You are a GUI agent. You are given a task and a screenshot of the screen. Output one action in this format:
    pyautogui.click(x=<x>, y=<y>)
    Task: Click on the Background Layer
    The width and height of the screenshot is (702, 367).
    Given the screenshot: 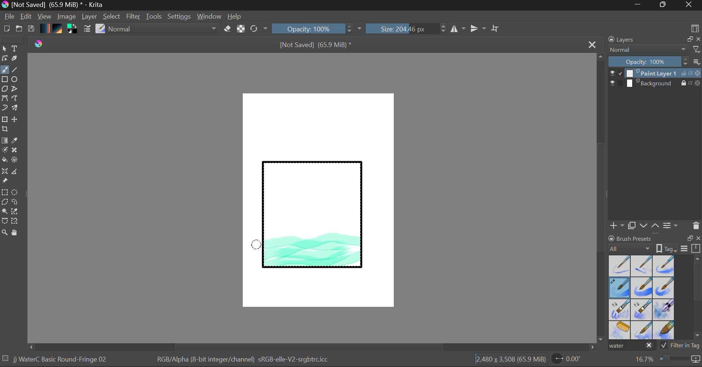 What is the action you would take?
    pyautogui.click(x=655, y=84)
    